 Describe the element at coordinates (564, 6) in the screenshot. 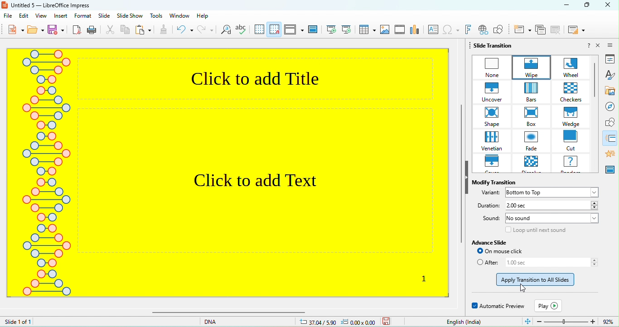

I see `minimize` at that location.